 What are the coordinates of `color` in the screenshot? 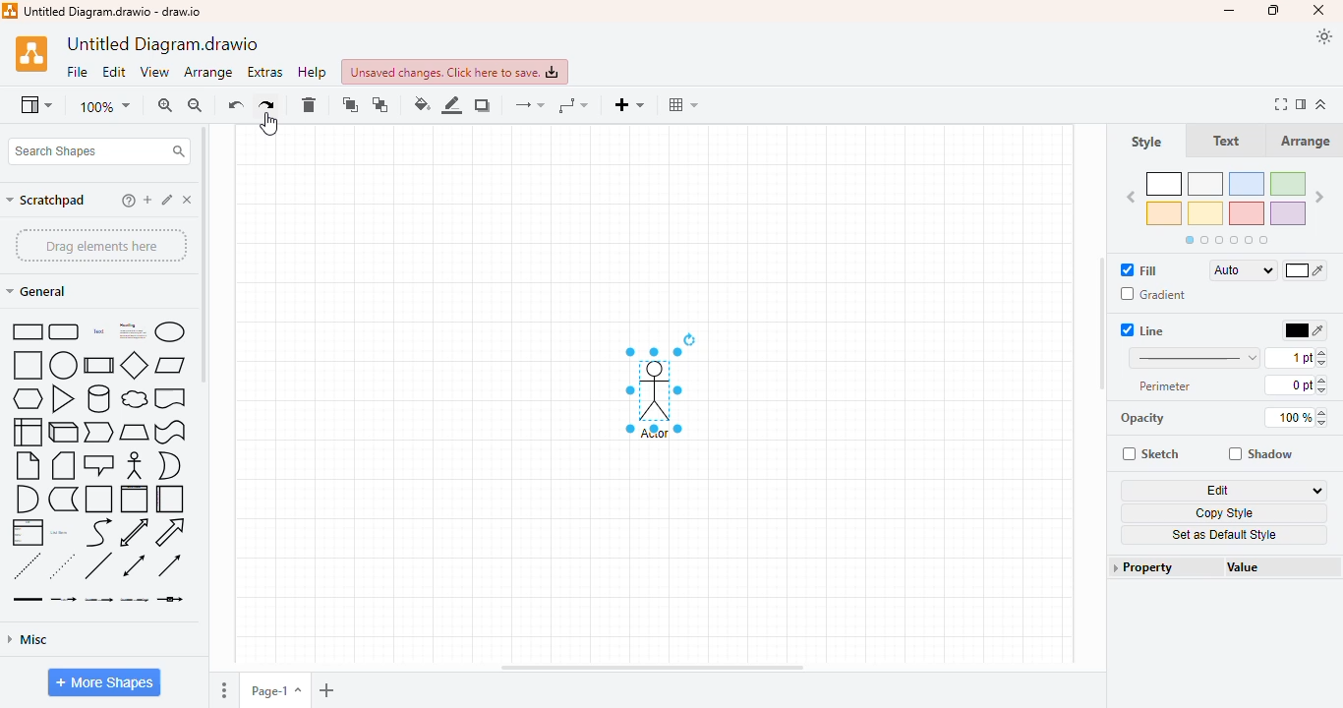 It's located at (1306, 271).